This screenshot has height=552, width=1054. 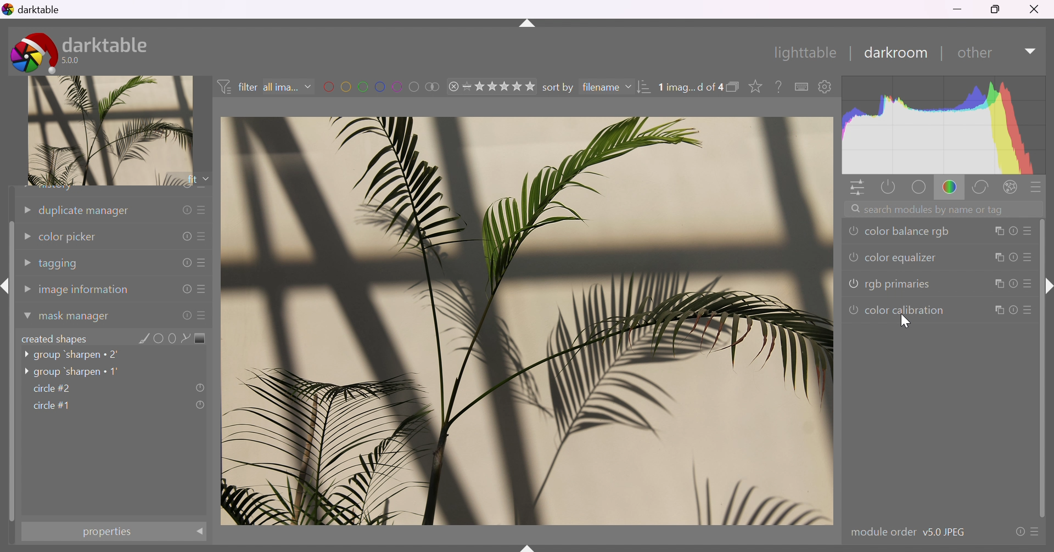 I want to click on lighttable, so click(x=807, y=53).